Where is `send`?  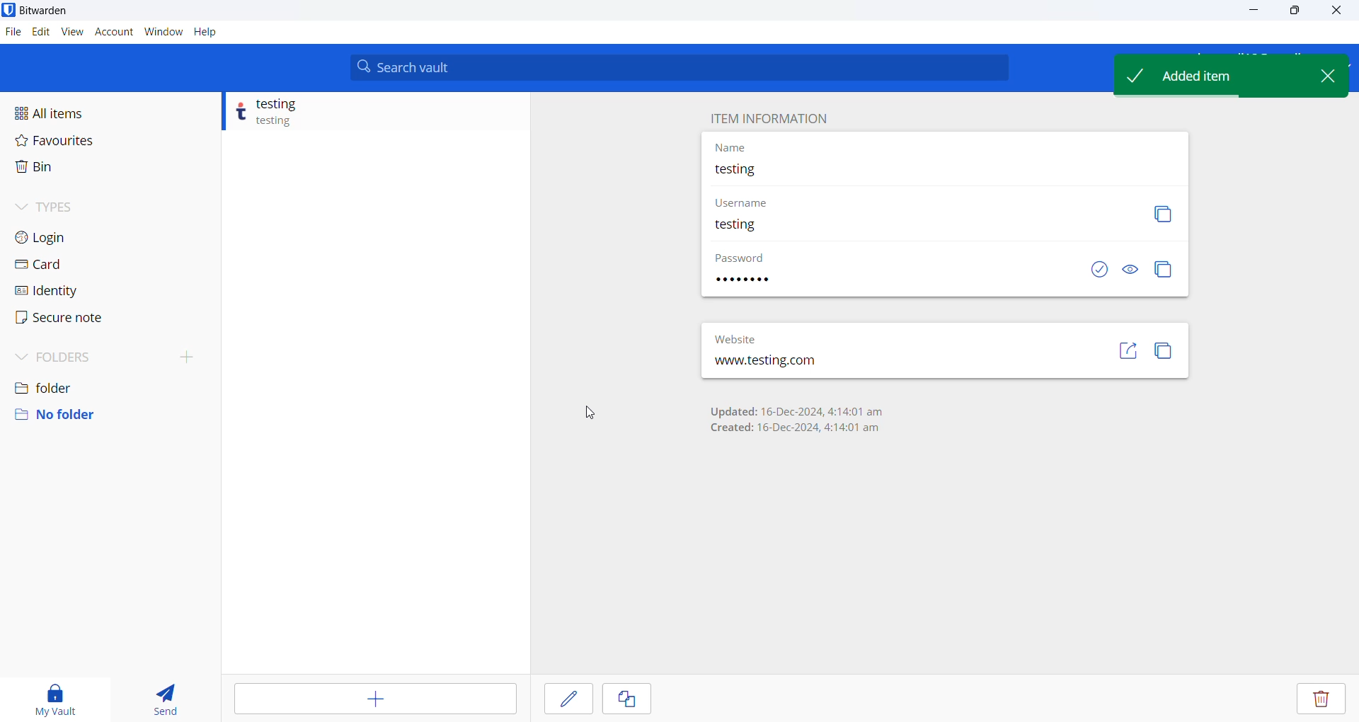 send is located at coordinates (167, 697).